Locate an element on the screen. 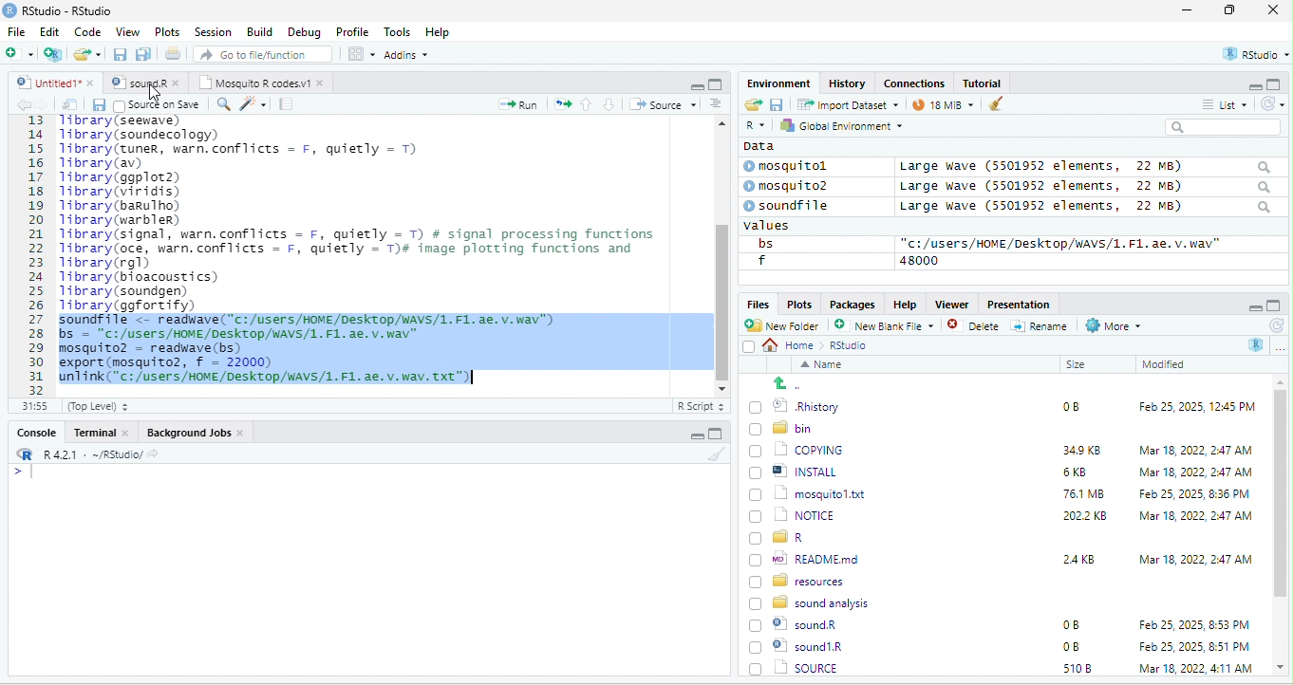  back is located at coordinates (27, 105).